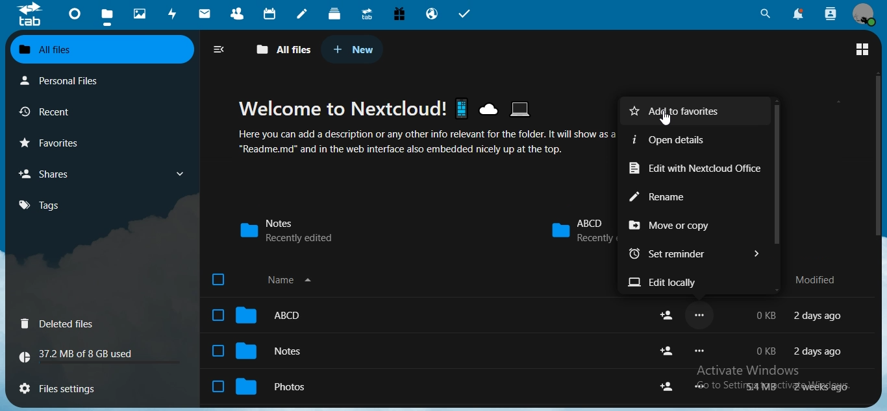  What do you see at coordinates (365, 13) in the screenshot?
I see `upgrade trial` at bounding box center [365, 13].